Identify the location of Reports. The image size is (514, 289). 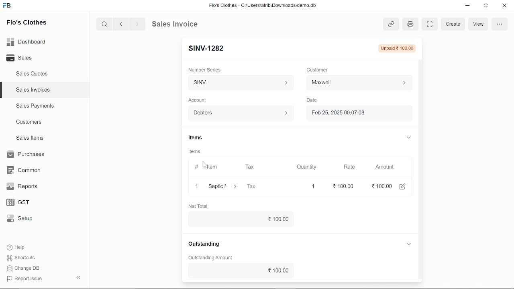
(24, 187).